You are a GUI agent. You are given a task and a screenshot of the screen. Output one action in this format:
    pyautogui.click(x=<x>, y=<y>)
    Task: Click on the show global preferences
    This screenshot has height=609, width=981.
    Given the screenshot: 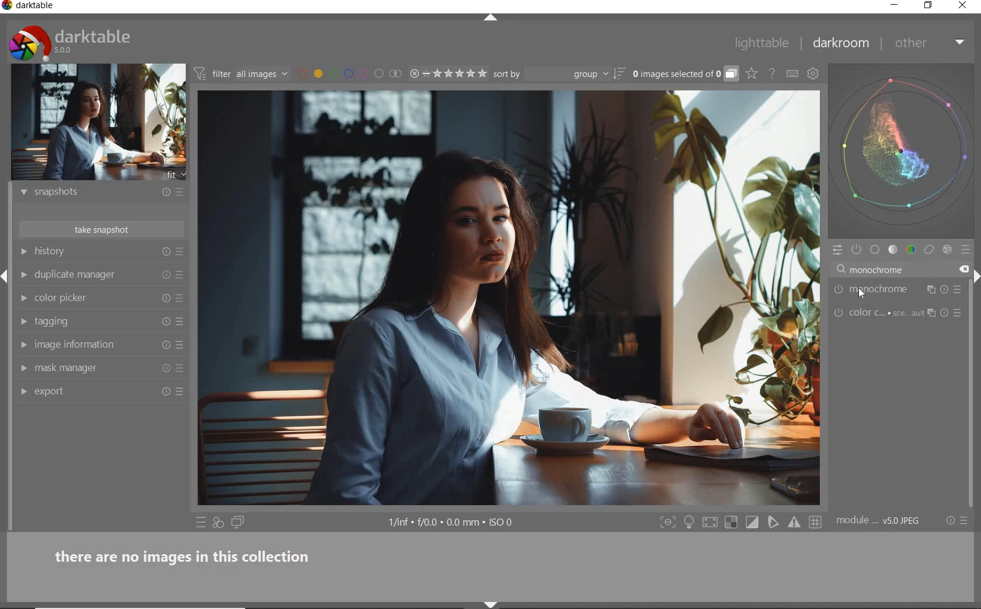 What is the action you would take?
    pyautogui.click(x=813, y=75)
    